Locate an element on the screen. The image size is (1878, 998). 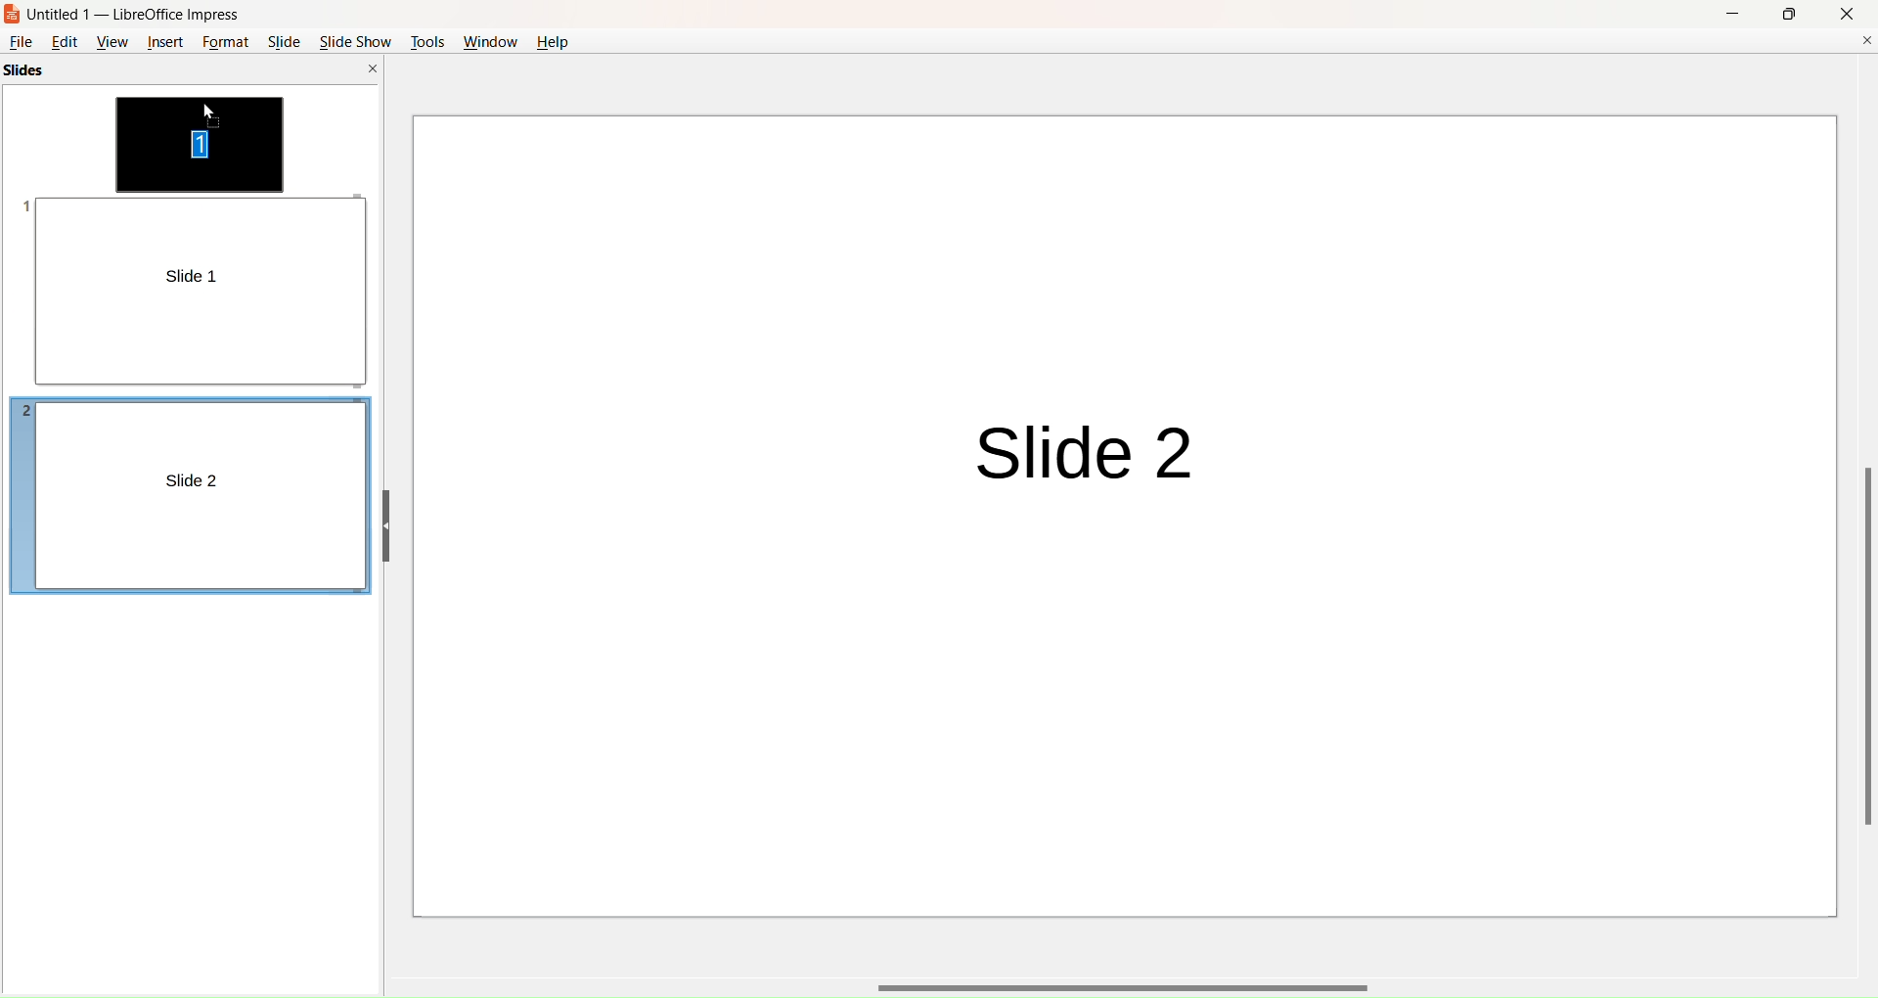
edit is located at coordinates (68, 43).